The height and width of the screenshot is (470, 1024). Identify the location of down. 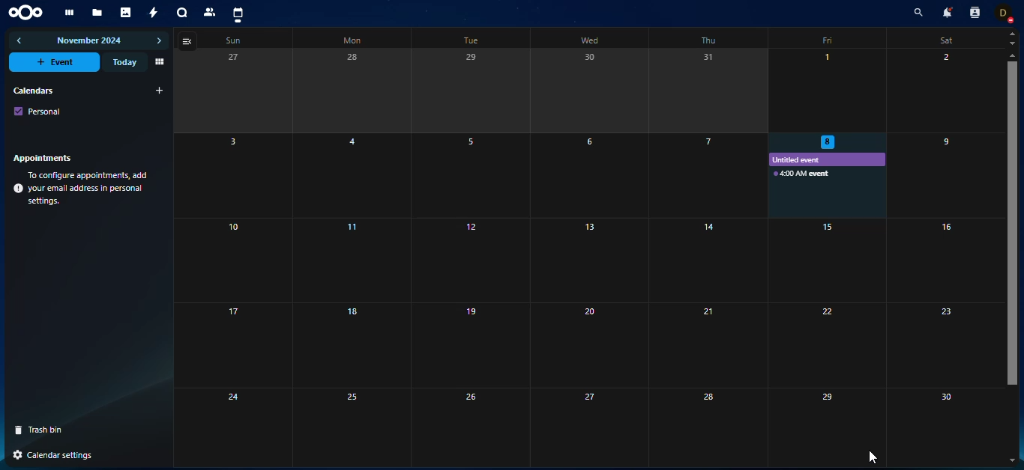
(1012, 43).